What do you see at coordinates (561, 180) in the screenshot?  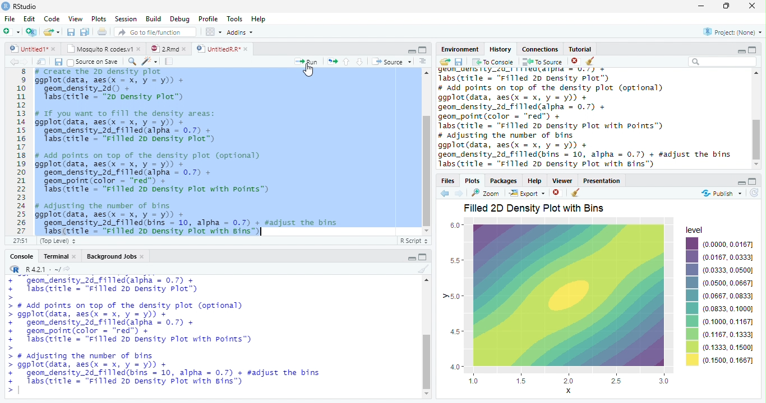 I see `Viewer` at bounding box center [561, 180].